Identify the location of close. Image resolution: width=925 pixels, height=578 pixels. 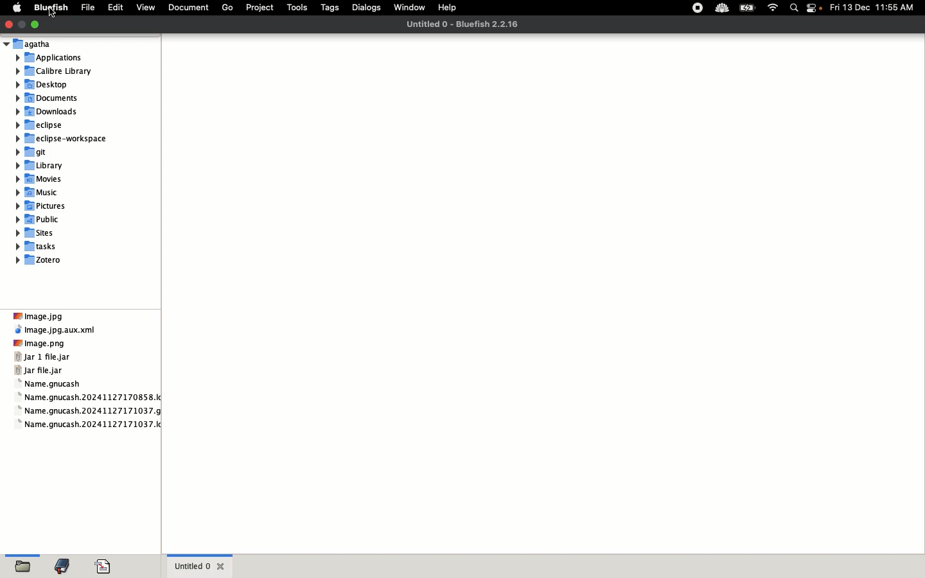
(8, 24).